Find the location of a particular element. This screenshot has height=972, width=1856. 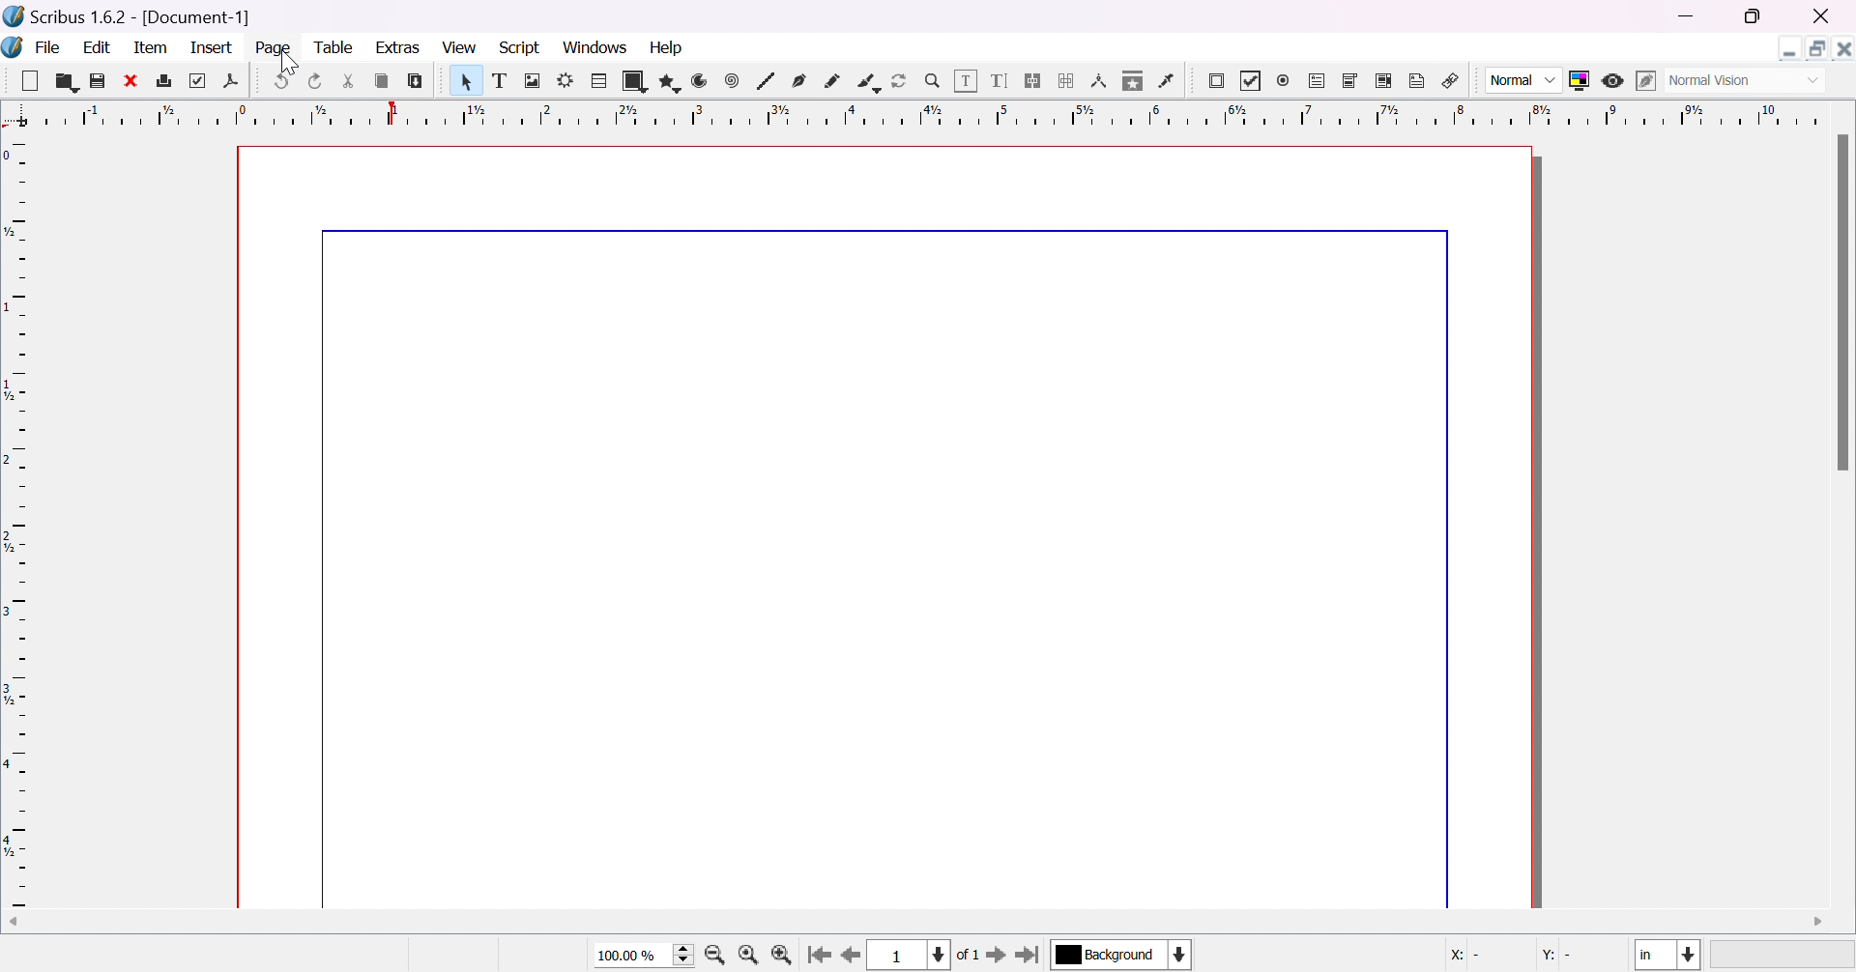

view is located at coordinates (460, 47).